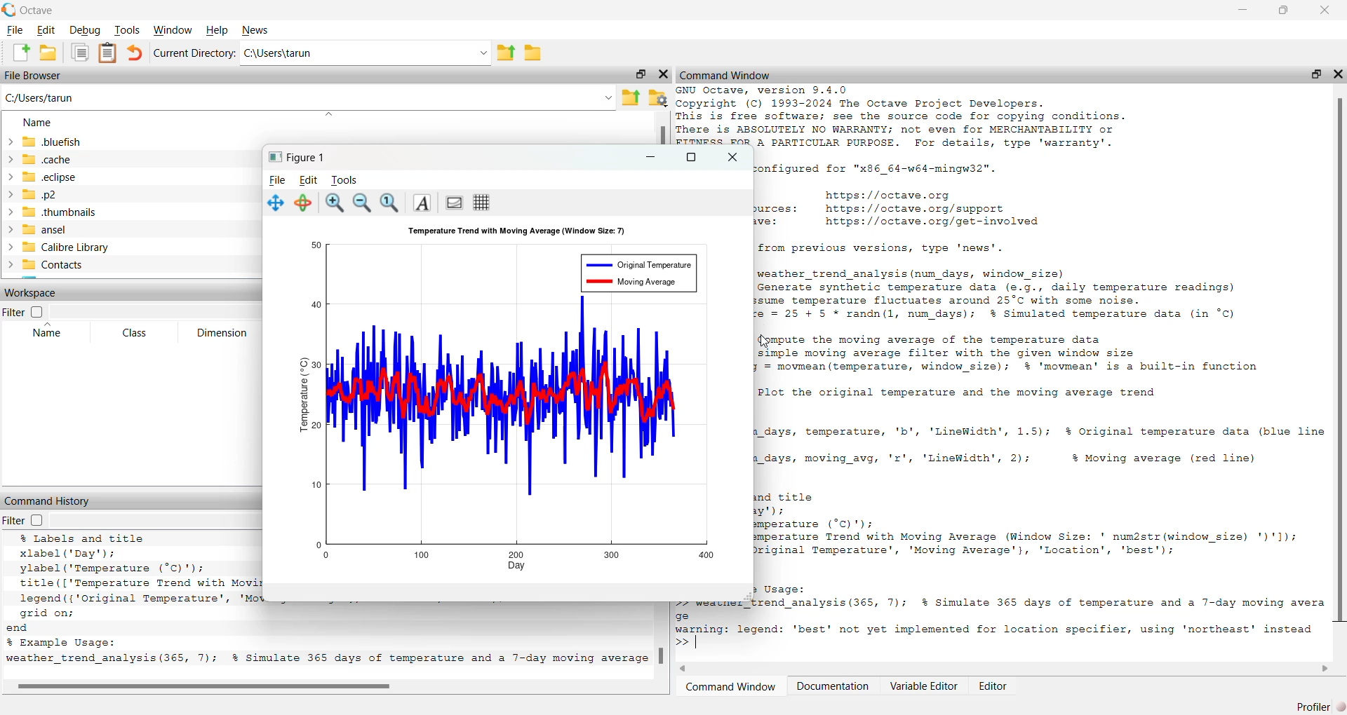 The width and height of the screenshot is (1347, 715). What do you see at coordinates (29, 8) in the screenshot?
I see `Octave` at bounding box center [29, 8].